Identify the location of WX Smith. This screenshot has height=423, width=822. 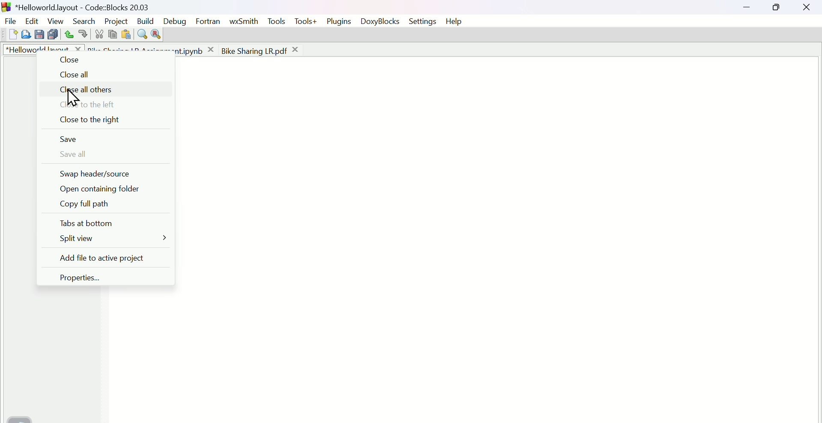
(244, 20).